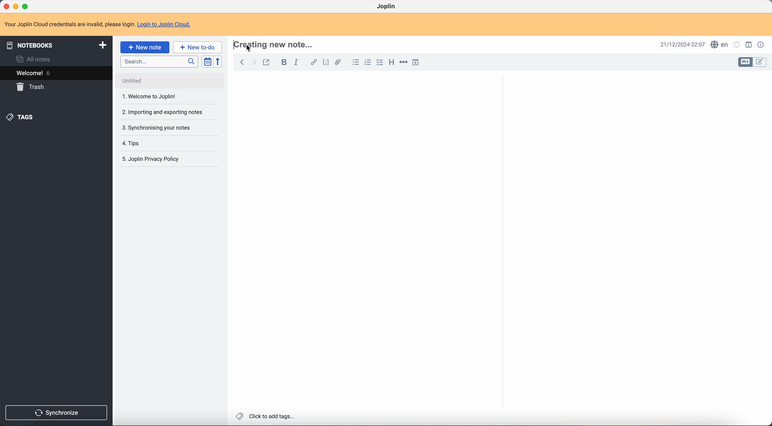  Describe the element at coordinates (249, 48) in the screenshot. I see `Cursor` at that location.